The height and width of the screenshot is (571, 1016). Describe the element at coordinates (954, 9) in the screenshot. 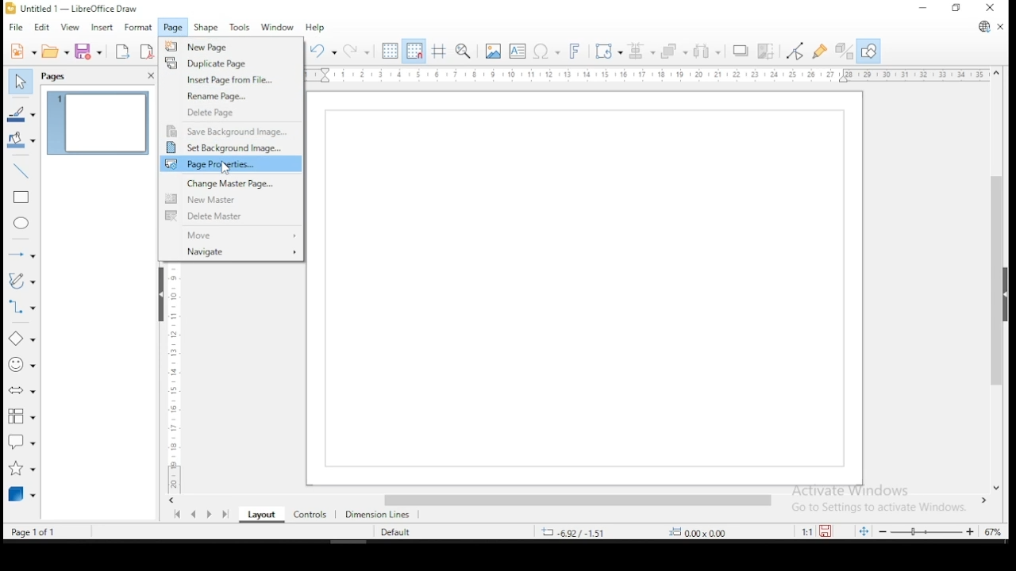

I see `restore` at that location.